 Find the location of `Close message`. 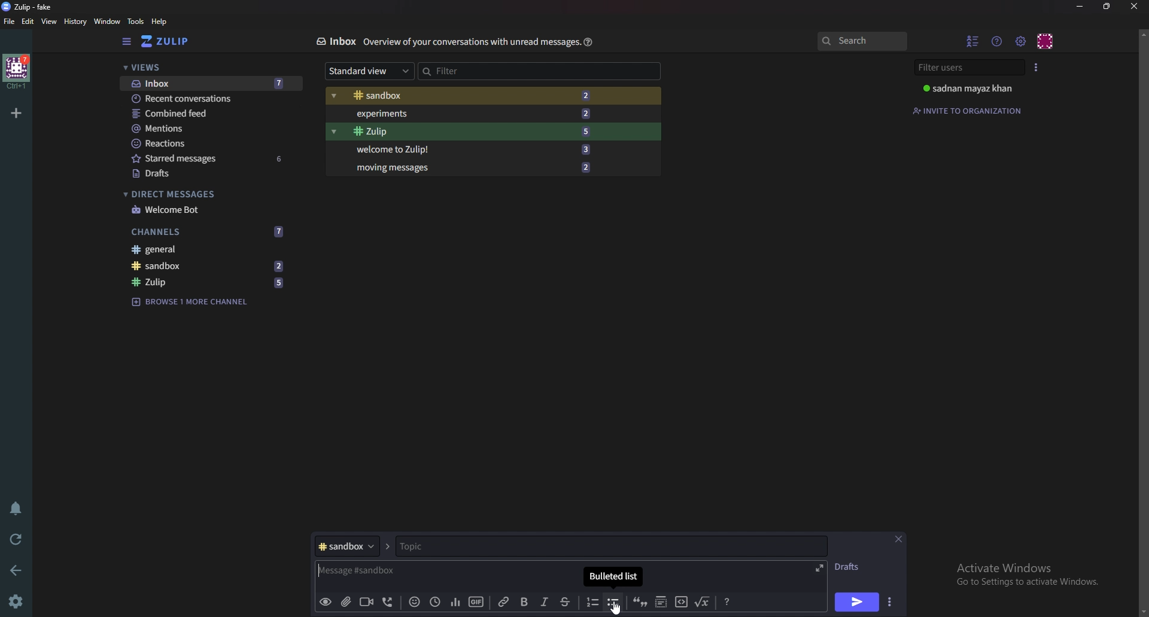

Close message is located at coordinates (898, 539).